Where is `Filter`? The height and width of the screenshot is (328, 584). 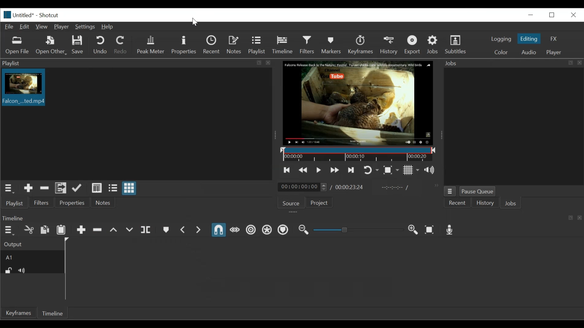 Filter is located at coordinates (42, 203).